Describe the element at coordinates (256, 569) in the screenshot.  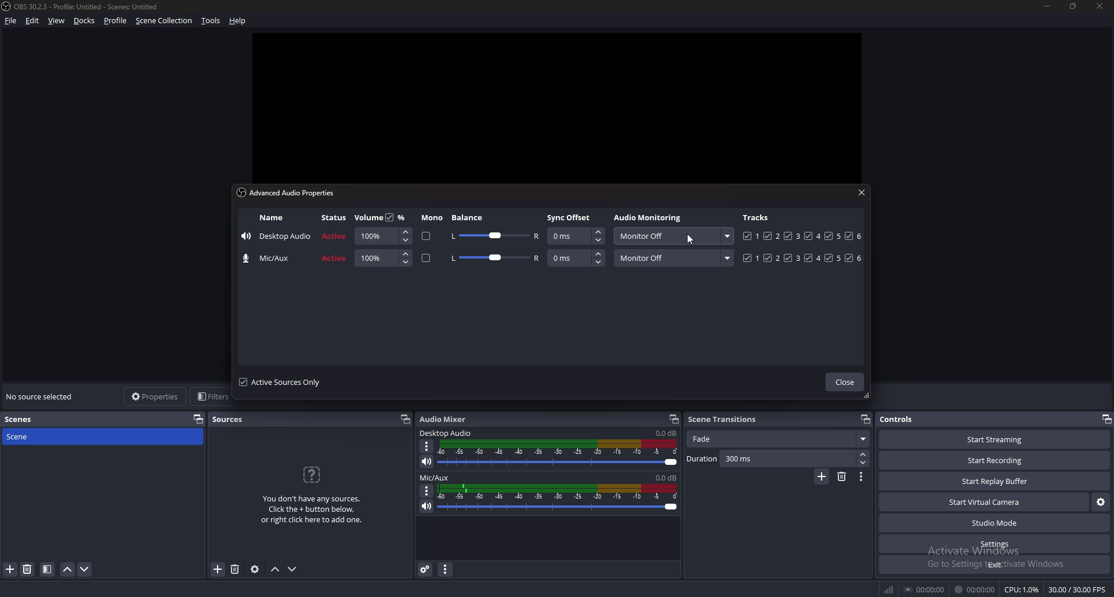
I see `source properties` at that location.